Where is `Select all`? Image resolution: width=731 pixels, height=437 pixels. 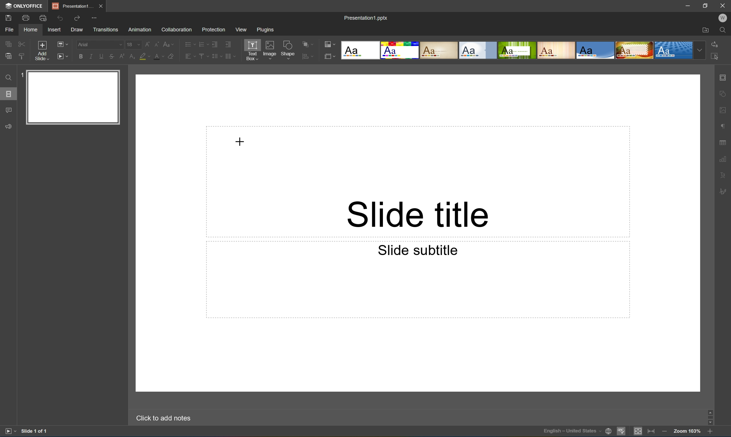 Select all is located at coordinates (717, 58).